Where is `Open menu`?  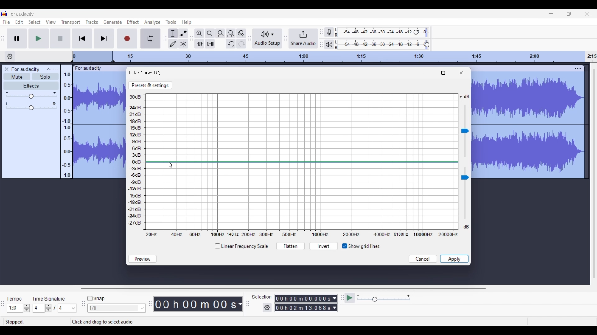
Open menu is located at coordinates (55, 69).